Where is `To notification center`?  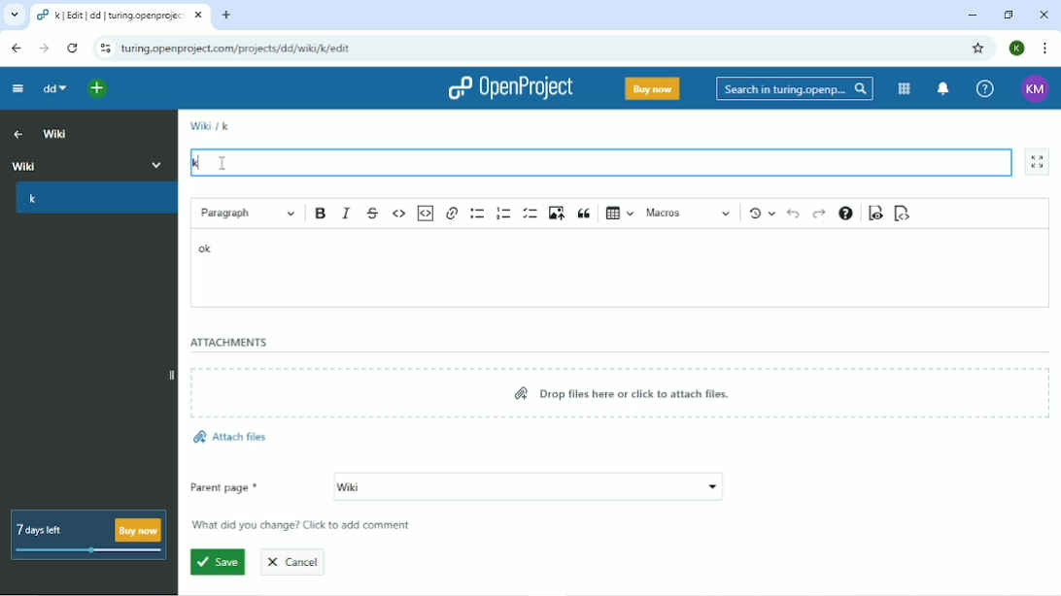
To notification center is located at coordinates (944, 88).